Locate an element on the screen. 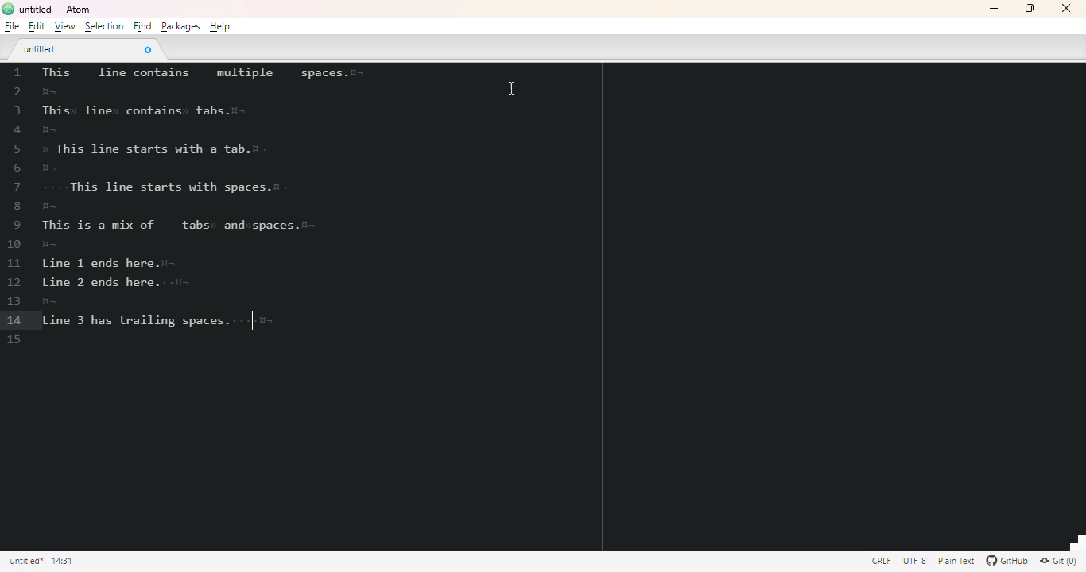 The width and height of the screenshot is (1086, 572). selection is located at coordinates (104, 26).